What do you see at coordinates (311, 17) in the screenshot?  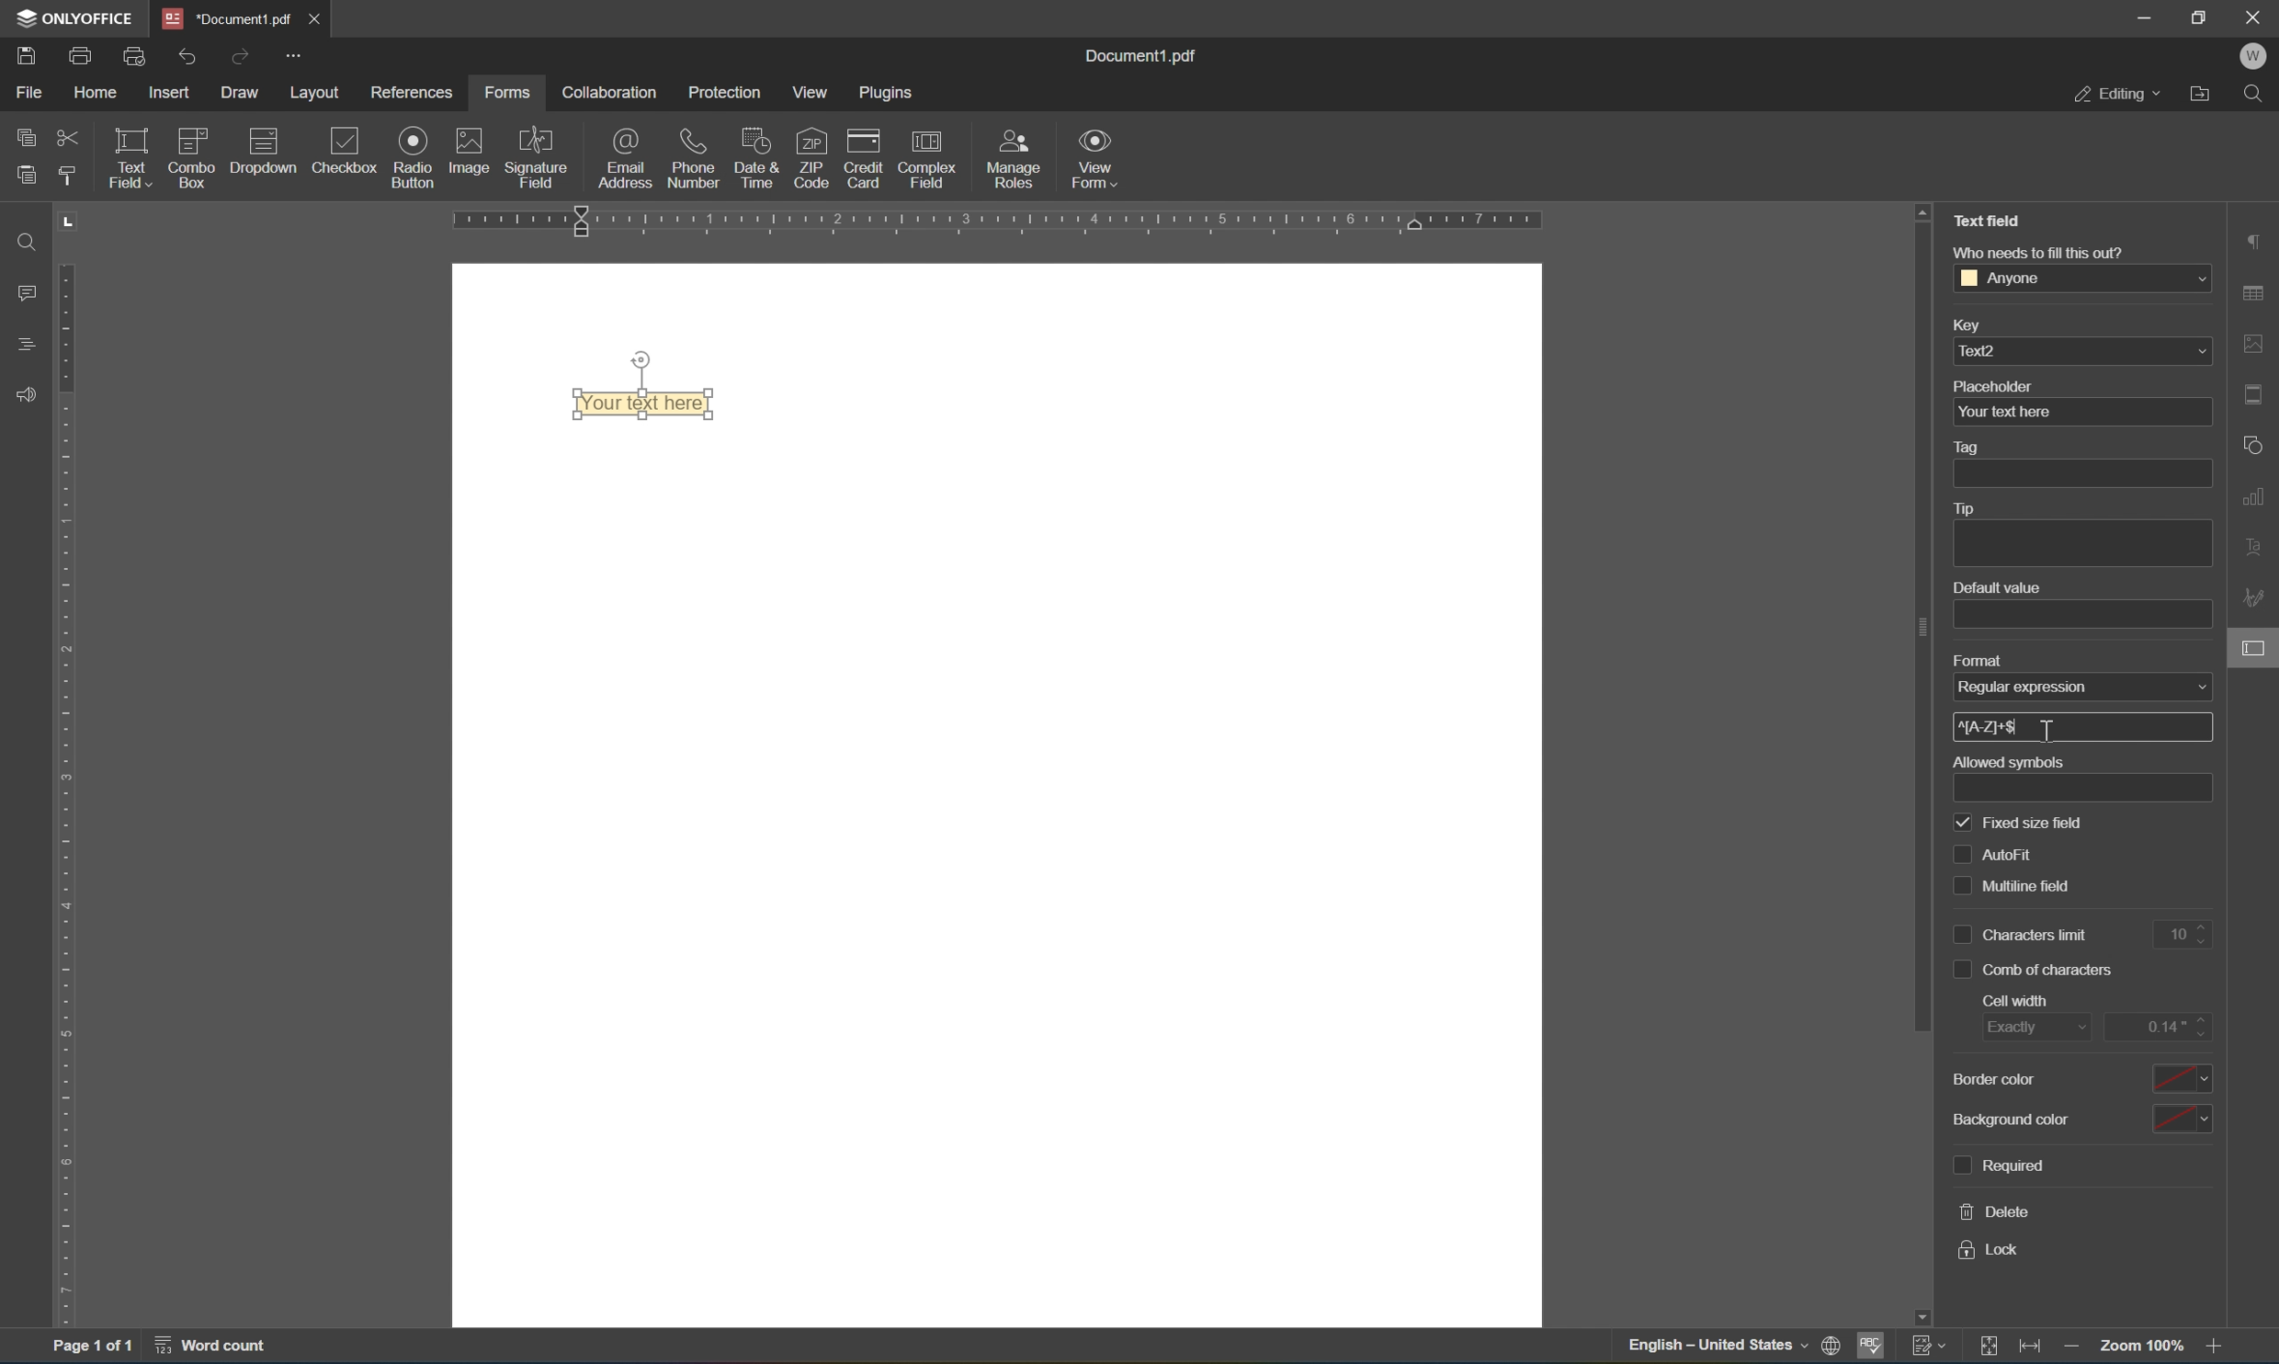 I see `close` at bounding box center [311, 17].